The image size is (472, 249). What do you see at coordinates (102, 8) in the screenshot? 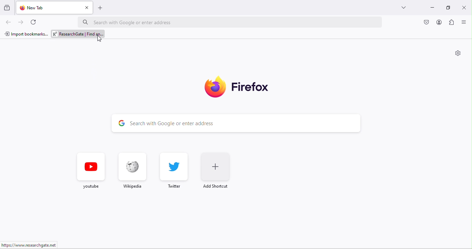
I see `add` at bounding box center [102, 8].